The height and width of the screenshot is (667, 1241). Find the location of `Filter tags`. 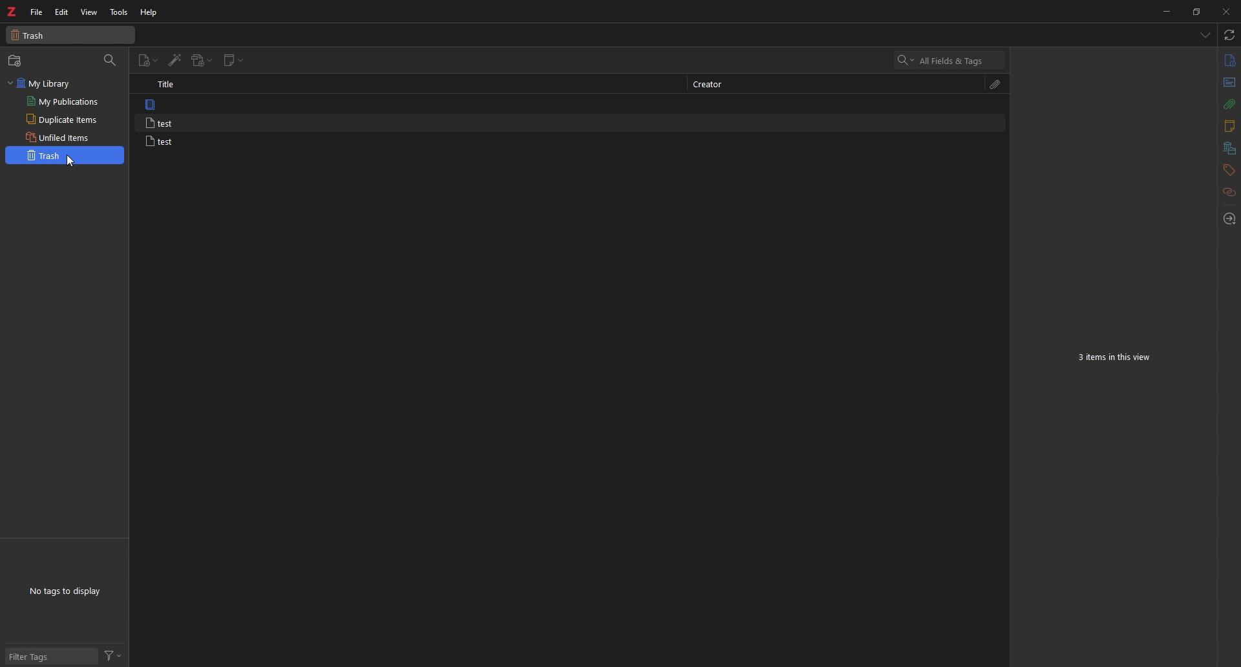

Filter tags is located at coordinates (50, 657).